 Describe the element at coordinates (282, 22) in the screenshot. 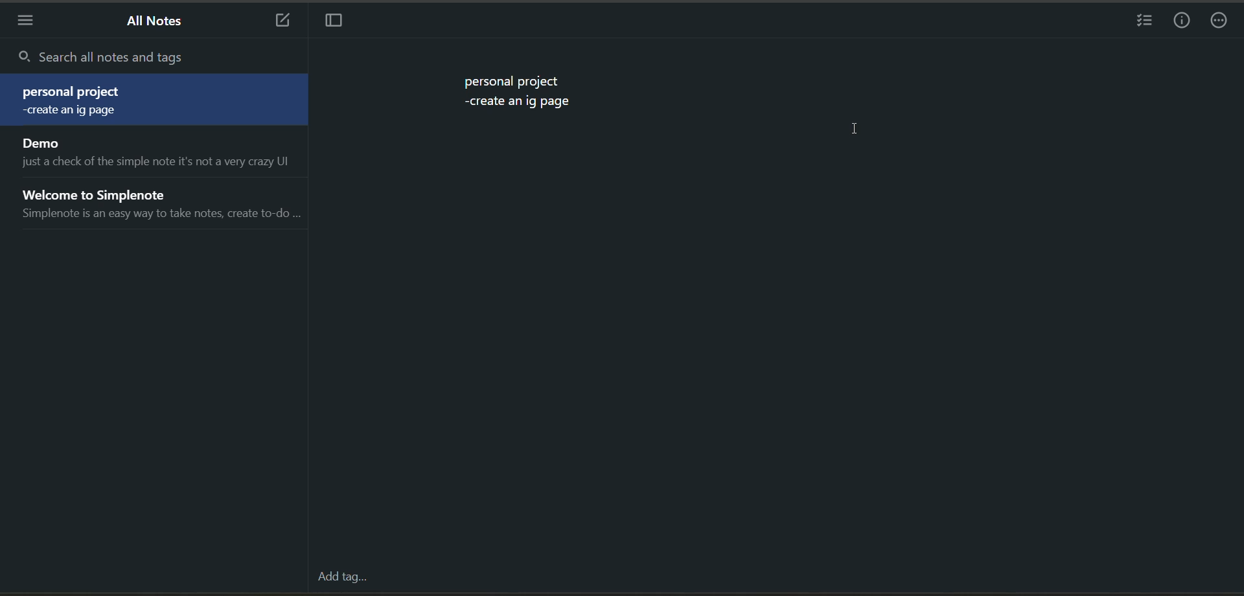

I see `new note` at that location.